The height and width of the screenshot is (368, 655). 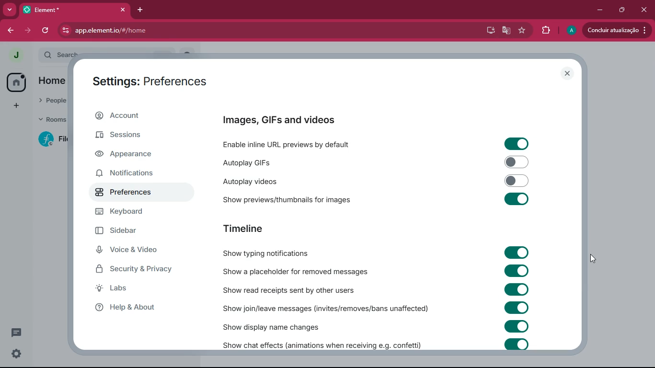 What do you see at coordinates (505, 31) in the screenshot?
I see `google translate` at bounding box center [505, 31].